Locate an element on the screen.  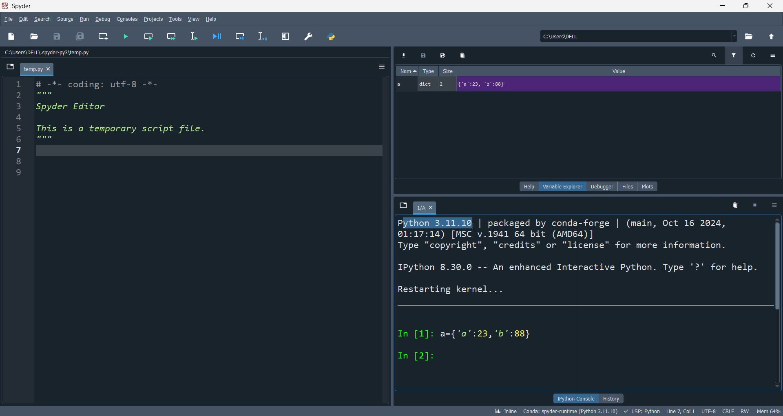
delete is located at coordinates (735, 204).